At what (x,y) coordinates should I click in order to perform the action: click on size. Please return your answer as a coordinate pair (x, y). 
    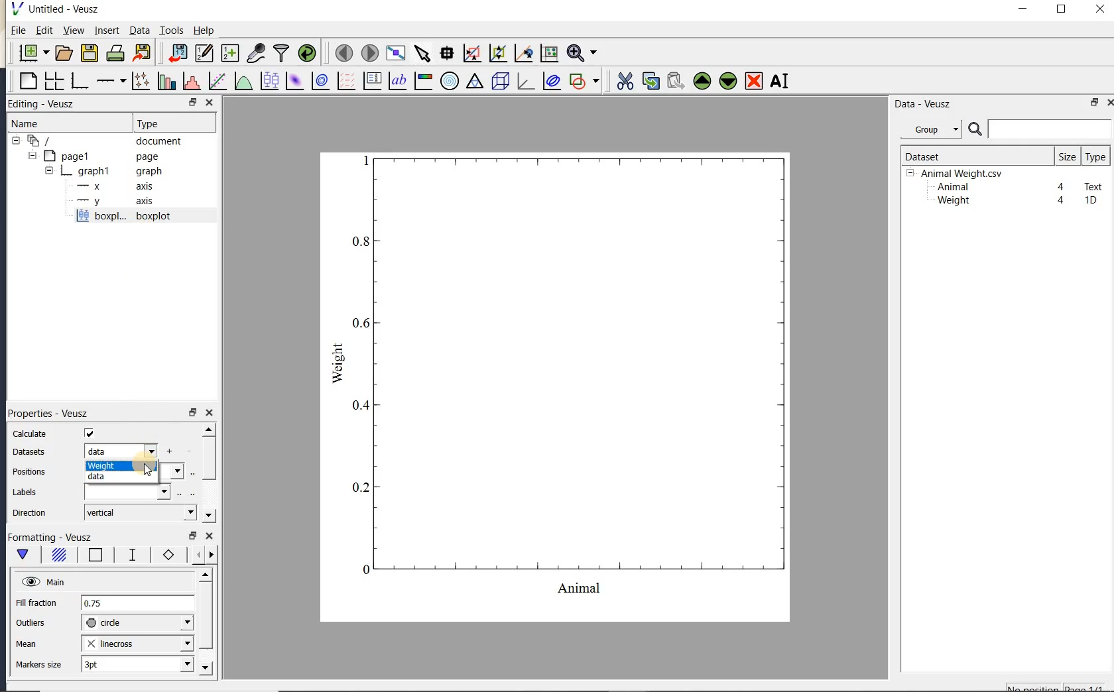
    Looking at the image, I should click on (1067, 156).